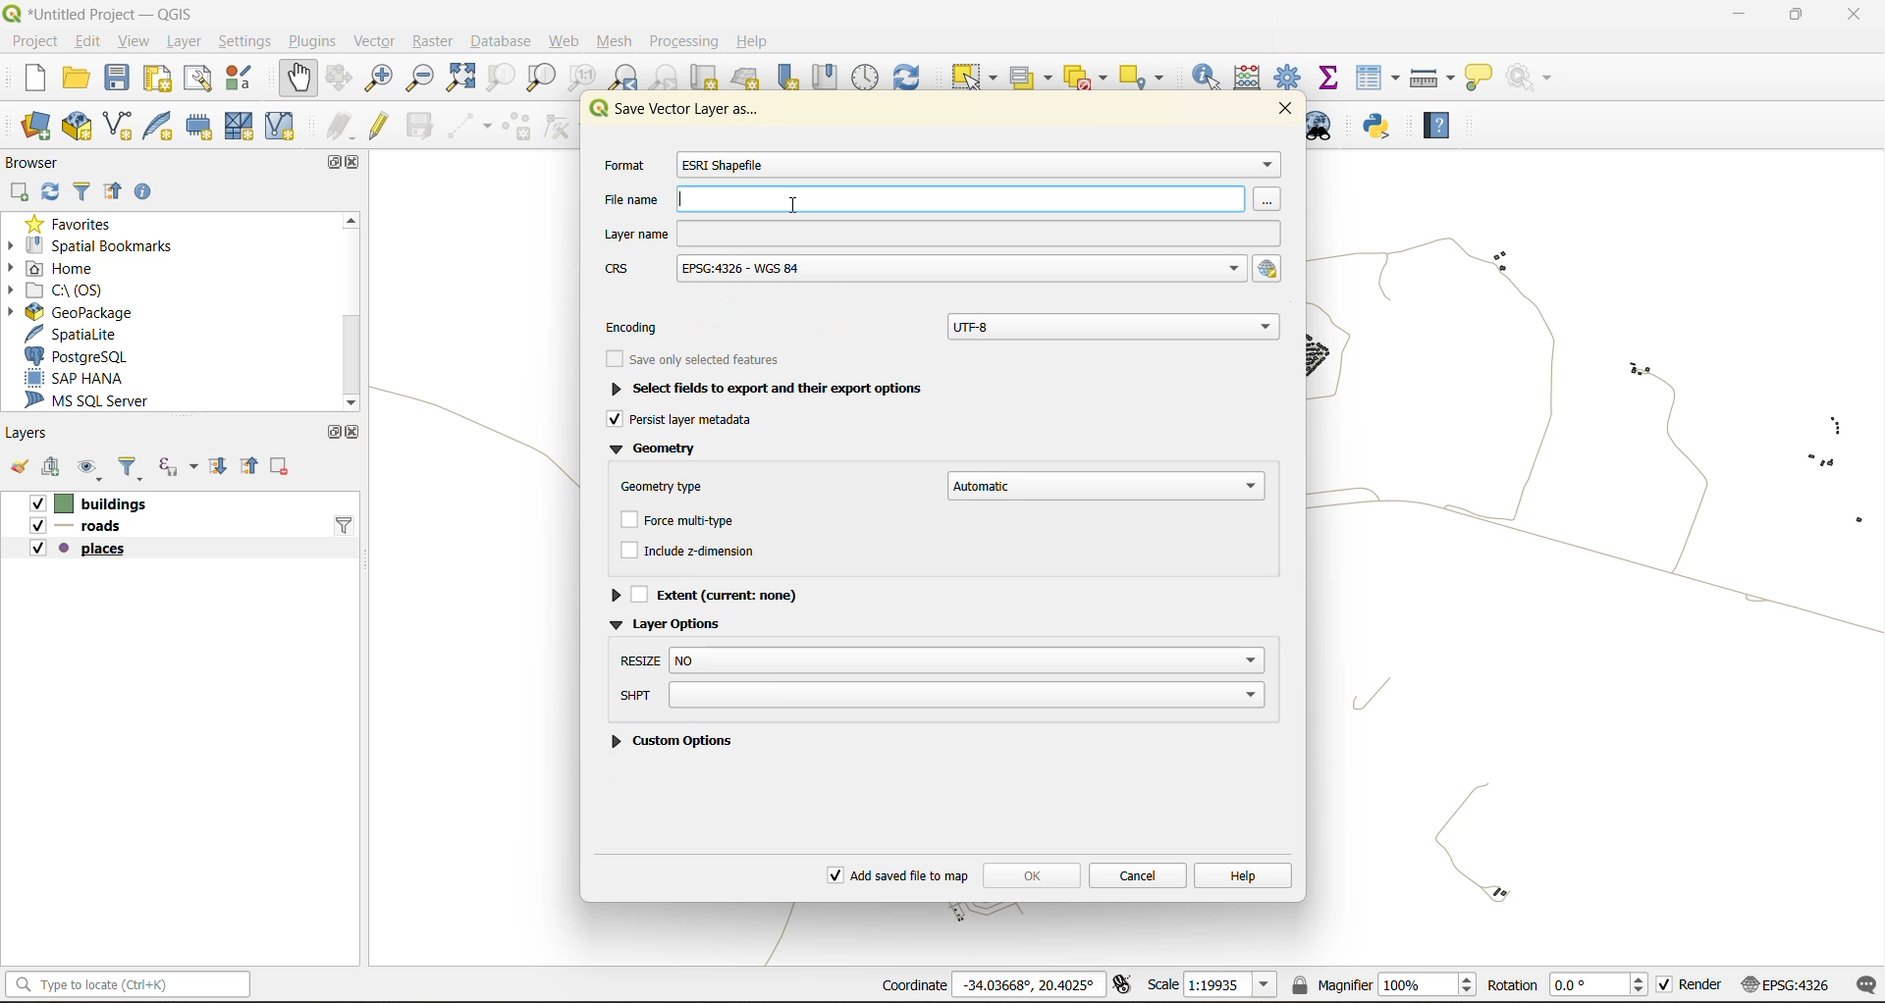  Describe the element at coordinates (201, 79) in the screenshot. I see `show layout` at that location.